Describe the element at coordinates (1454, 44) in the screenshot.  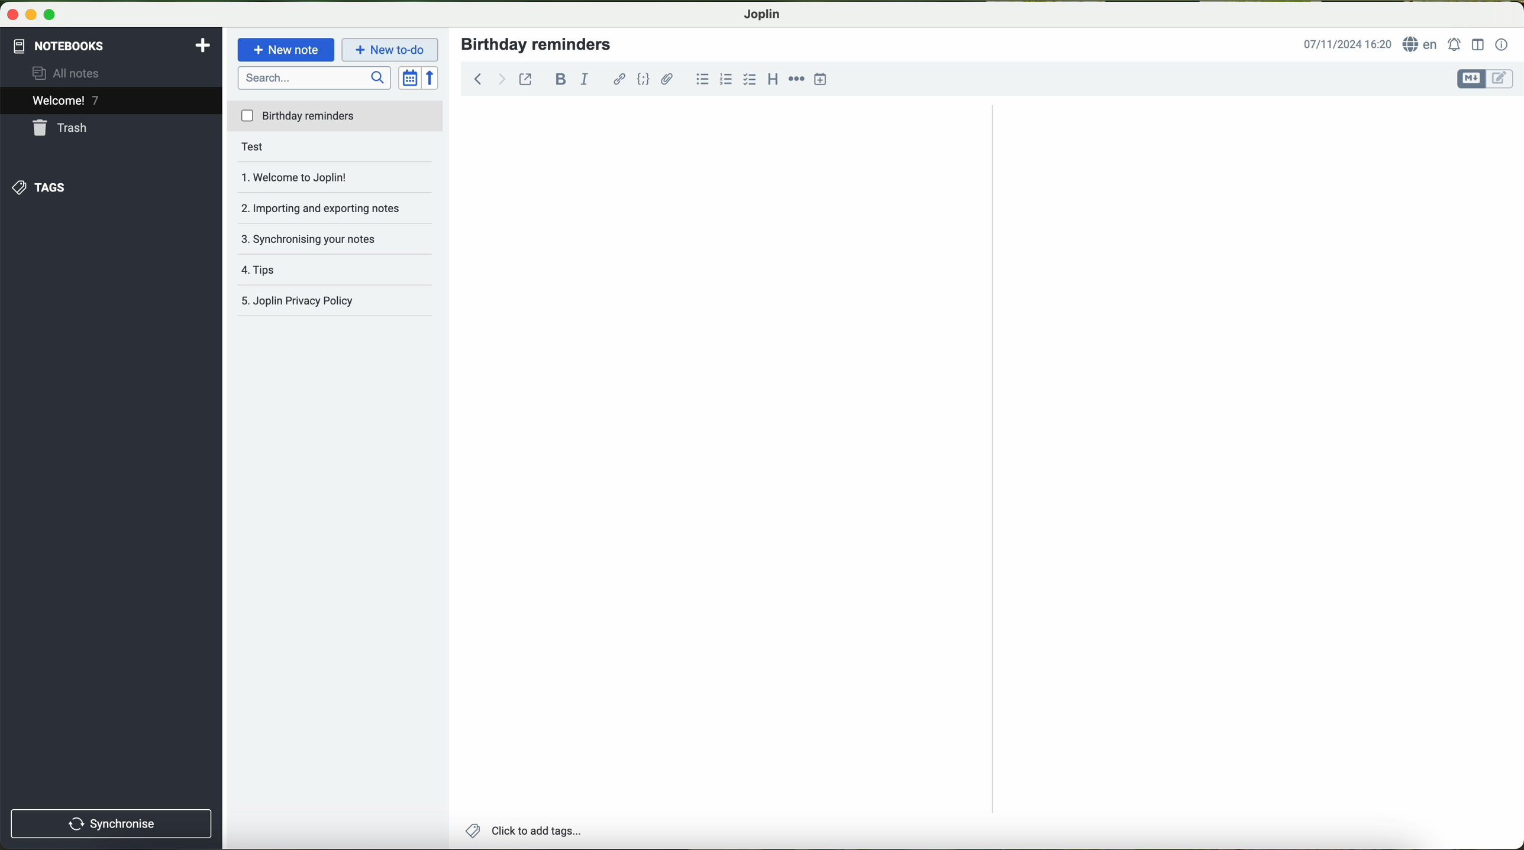
I see `set alarm` at that location.